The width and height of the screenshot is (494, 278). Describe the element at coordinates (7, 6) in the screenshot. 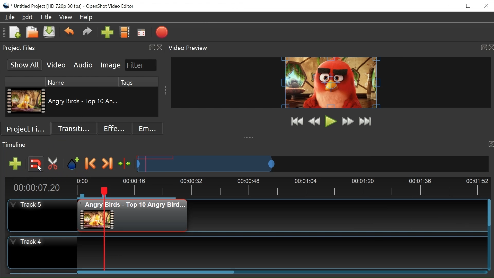

I see `OpenShot Desktop icon` at that location.